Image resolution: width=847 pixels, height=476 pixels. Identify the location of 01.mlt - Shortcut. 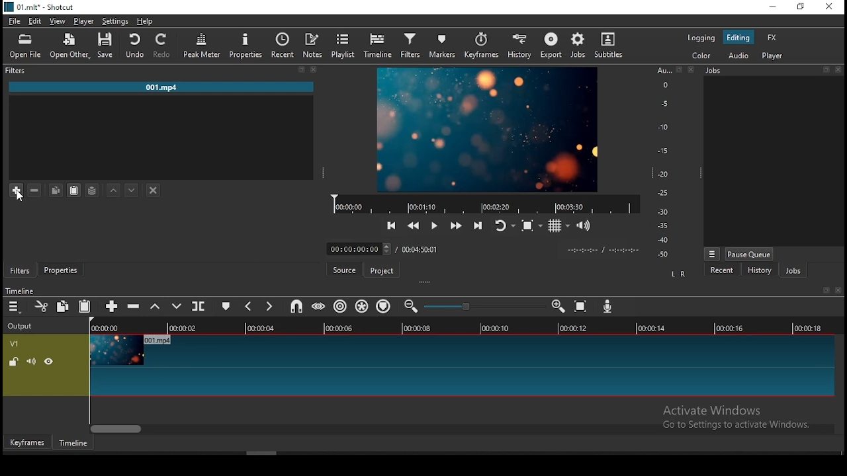
(40, 7).